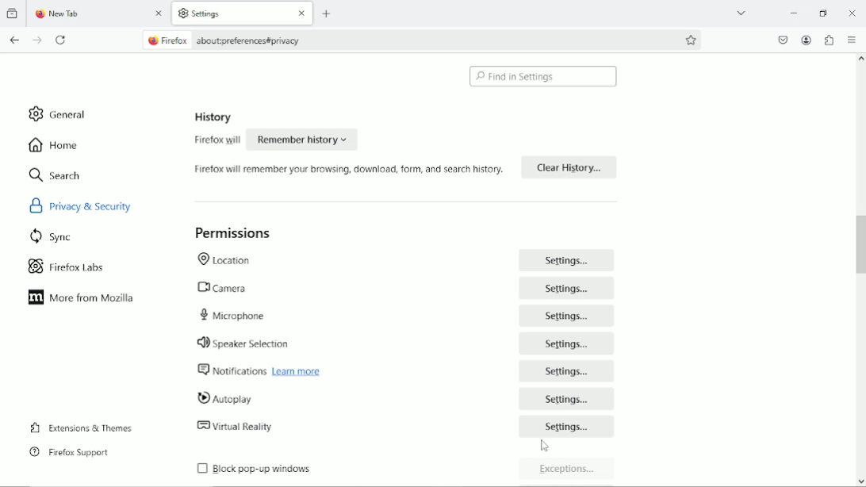 This screenshot has height=487, width=866. What do you see at coordinates (256, 40) in the screenshot?
I see `about:oreferences#privacy` at bounding box center [256, 40].